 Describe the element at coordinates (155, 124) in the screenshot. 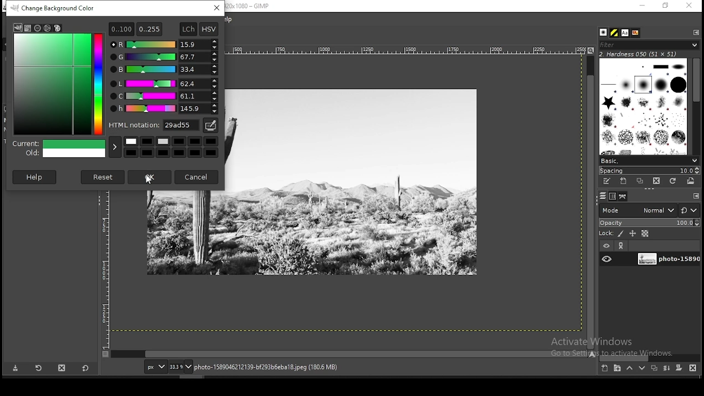

I see `html notation` at that location.